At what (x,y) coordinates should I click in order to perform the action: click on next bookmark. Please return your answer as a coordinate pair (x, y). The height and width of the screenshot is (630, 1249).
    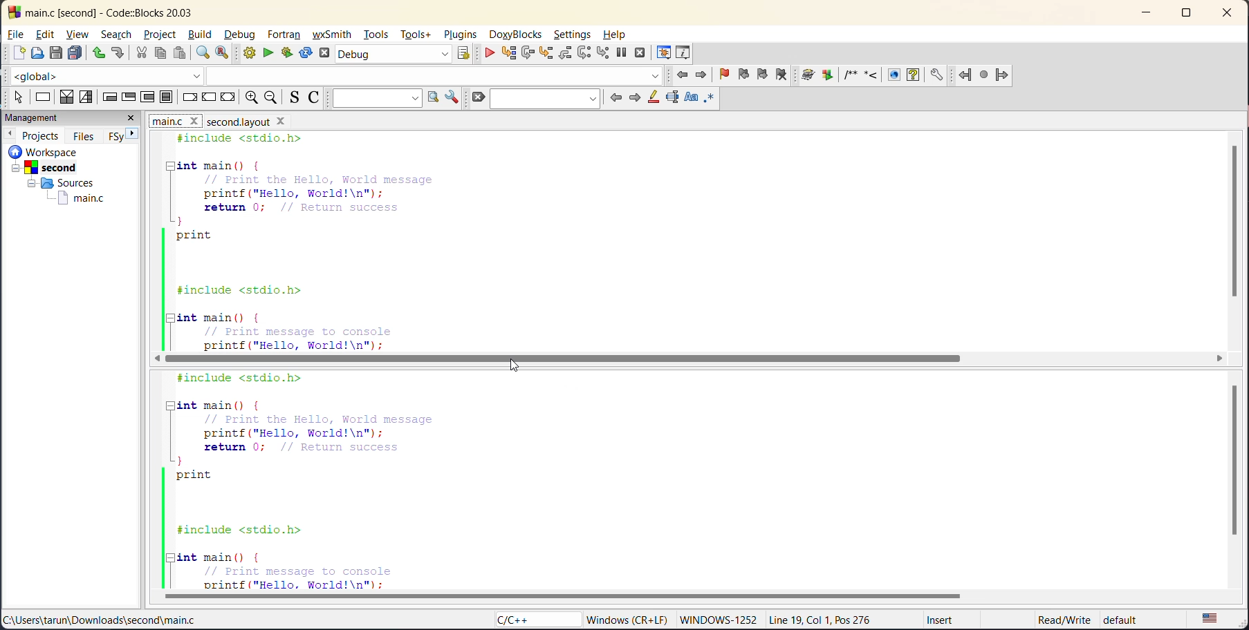
    Looking at the image, I should click on (762, 76).